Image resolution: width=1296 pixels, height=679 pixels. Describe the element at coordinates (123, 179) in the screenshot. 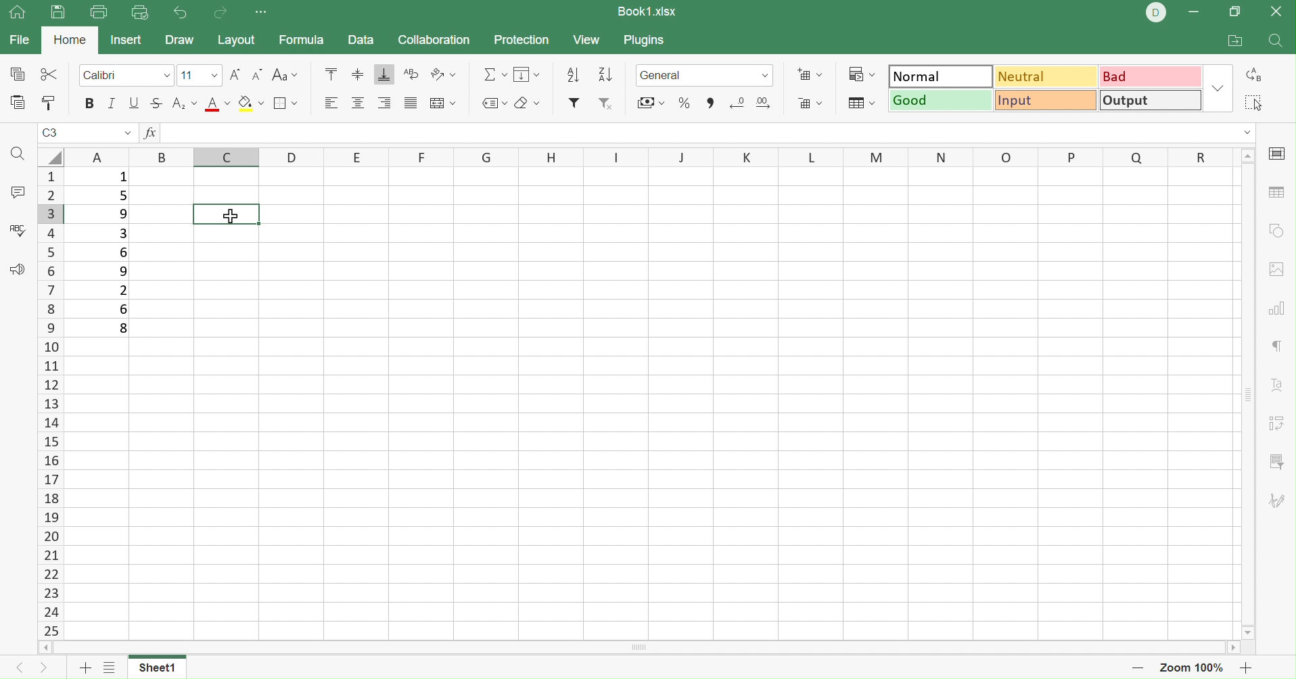

I see `1` at that location.